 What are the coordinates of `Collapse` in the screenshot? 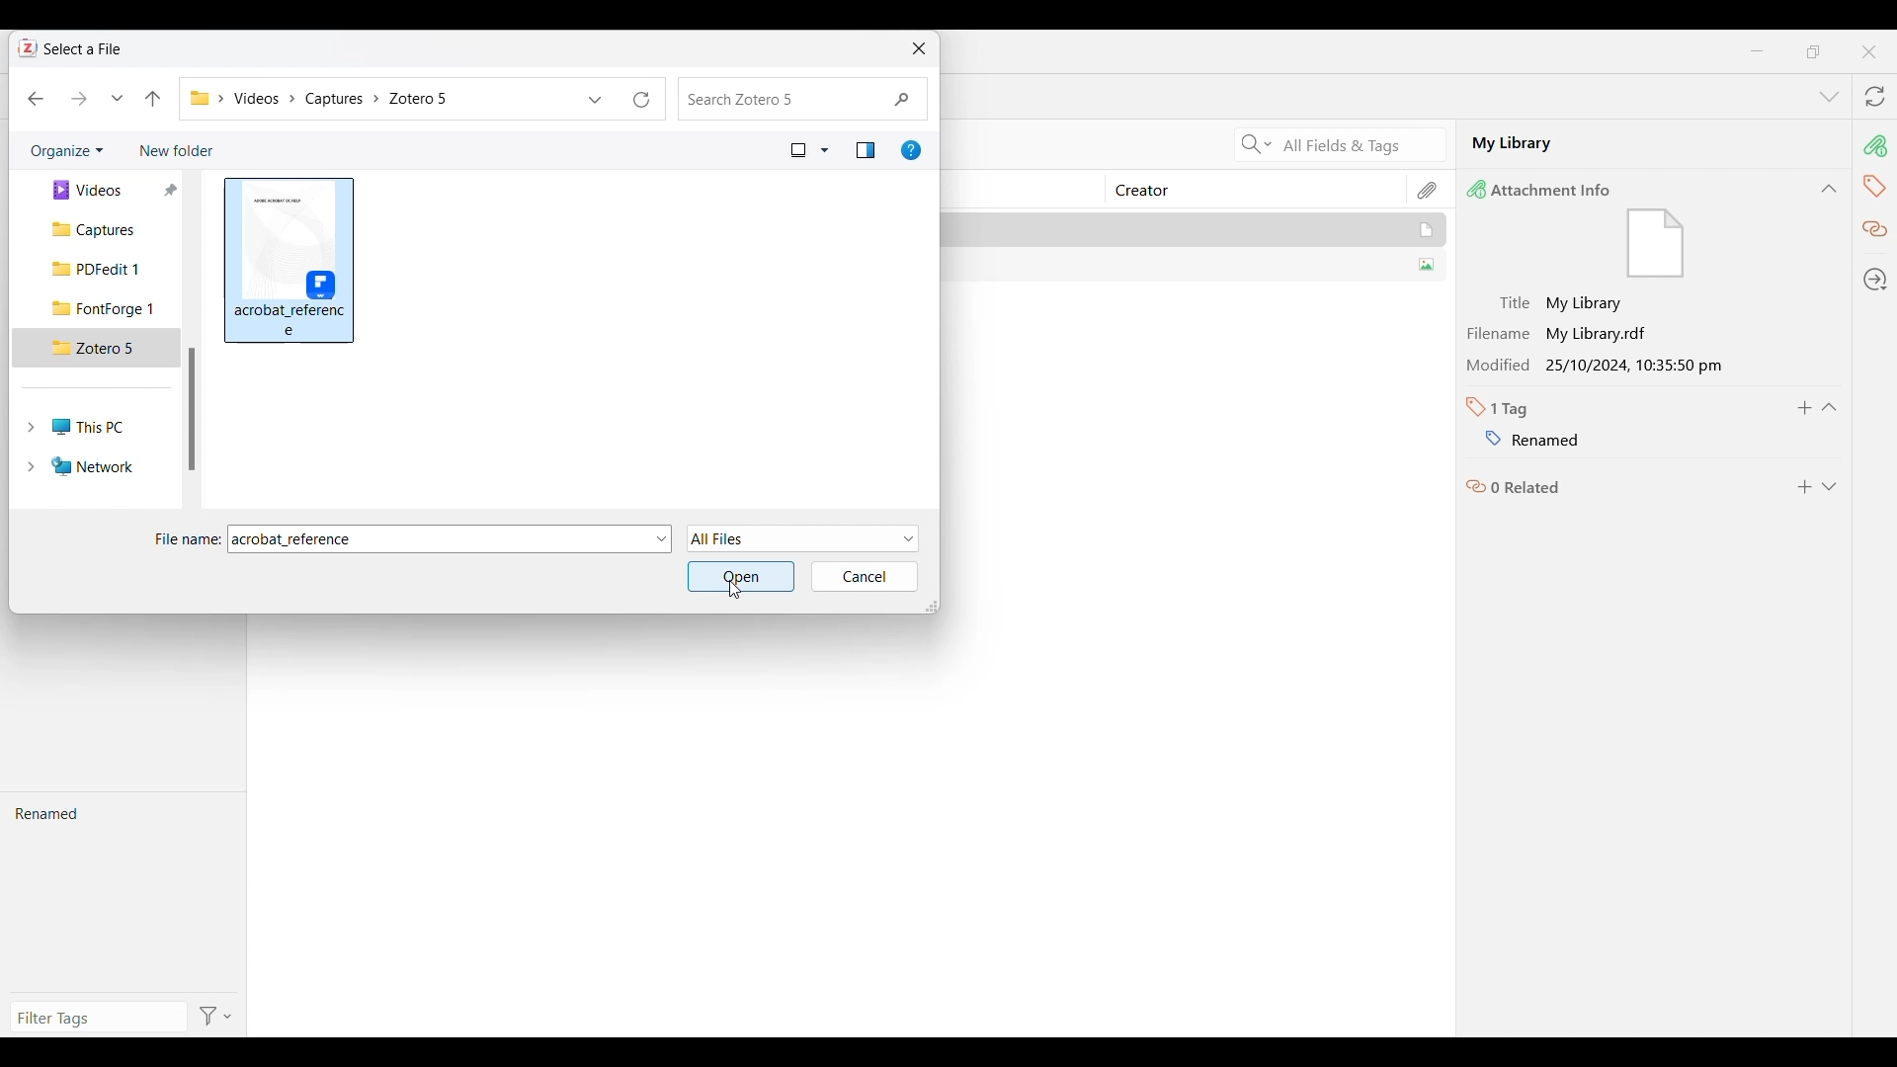 It's located at (1830, 407).